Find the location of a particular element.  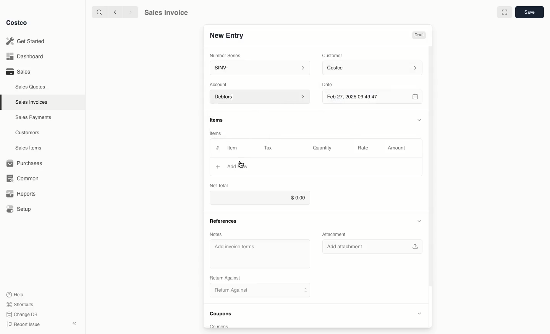

Items is located at coordinates (217, 133).